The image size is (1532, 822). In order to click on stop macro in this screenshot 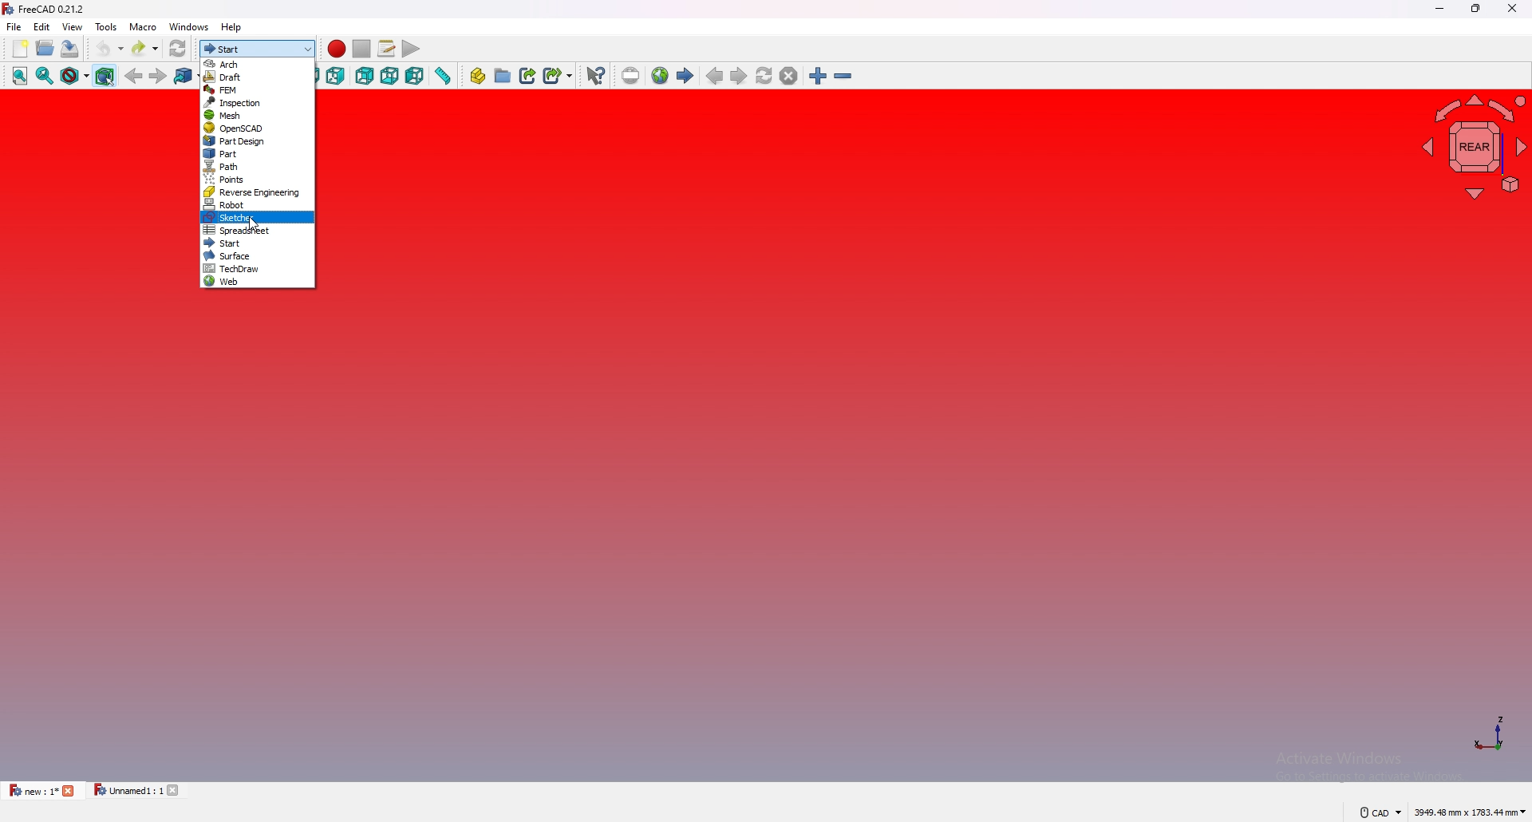, I will do `click(362, 49)`.